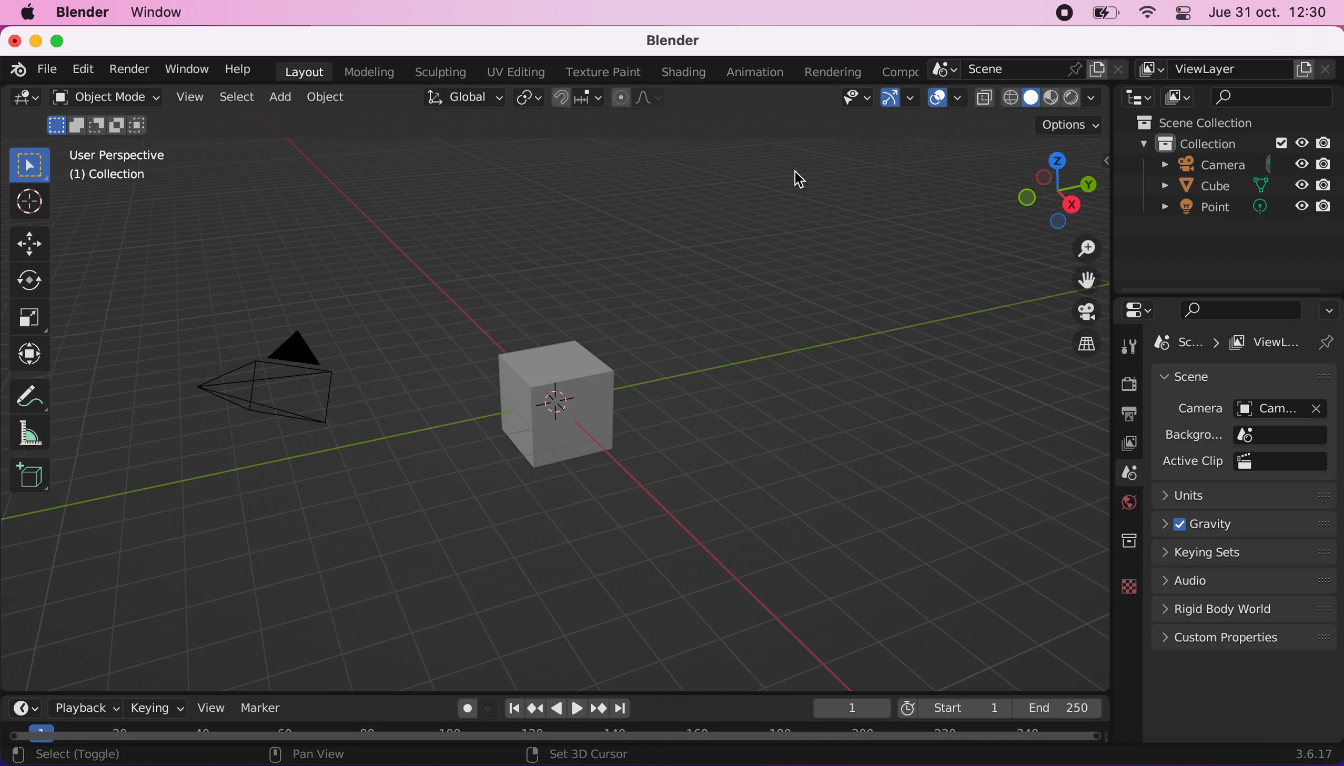 The height and width of the screenshot is (766, 1344). Describe the element at coordinates (1191, 410) in the screenshot. I see `camera` at that location.